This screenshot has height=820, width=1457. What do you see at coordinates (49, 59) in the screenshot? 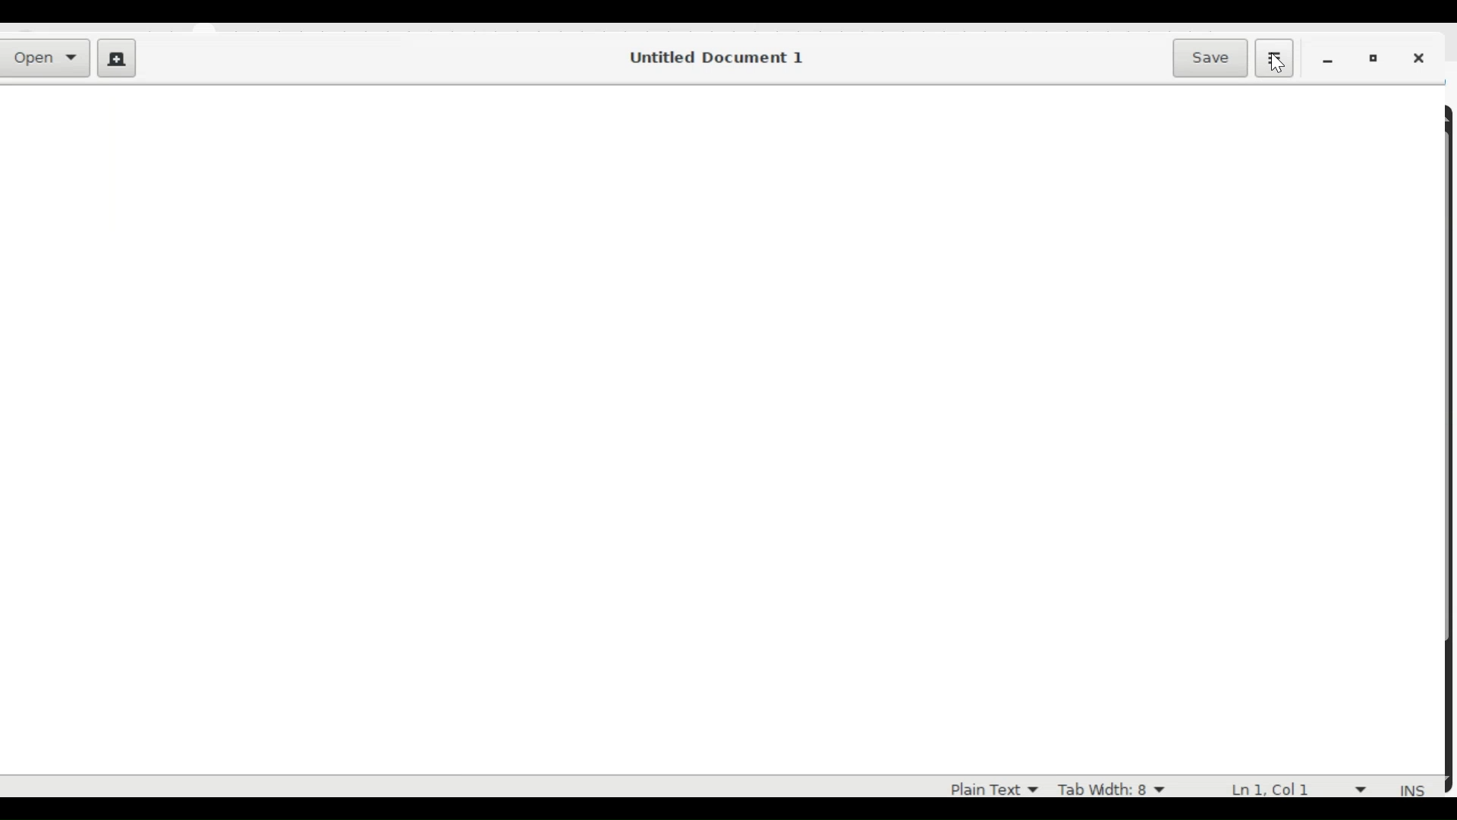
I see `Open` at bounding box center [49, 59].